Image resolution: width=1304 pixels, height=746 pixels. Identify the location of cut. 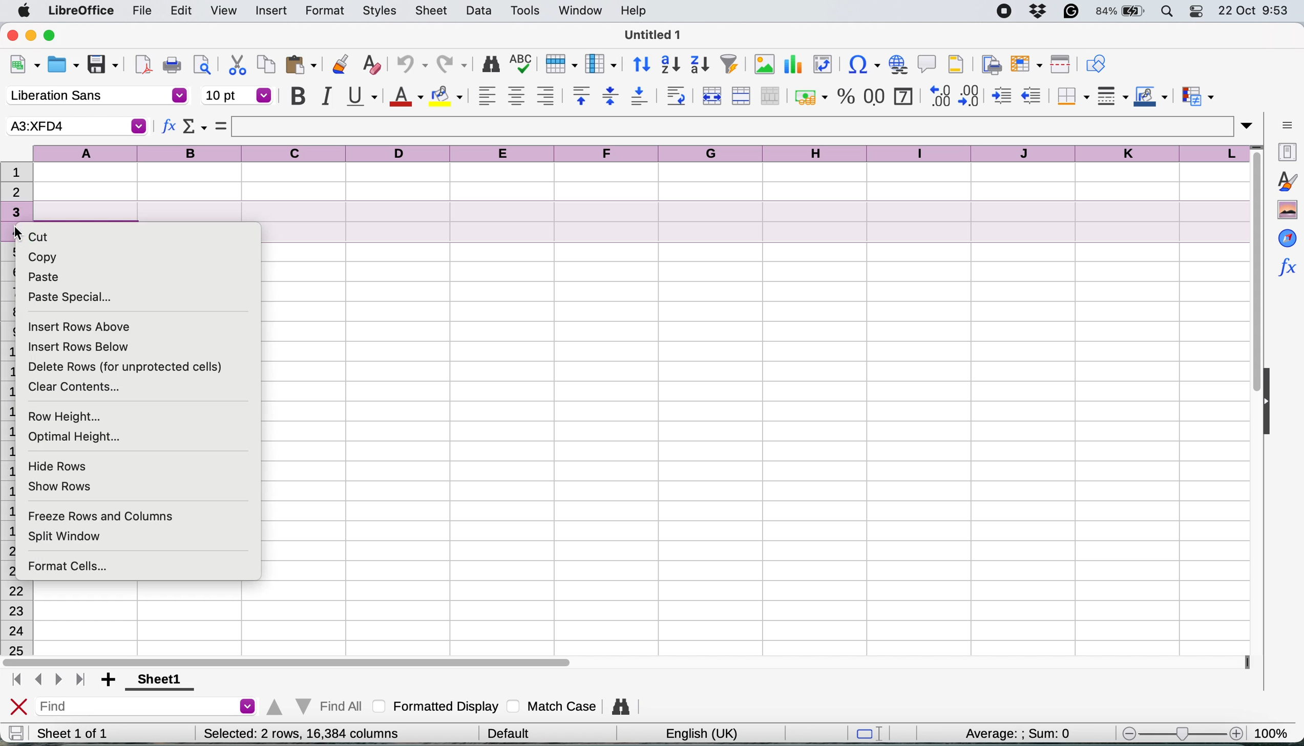
(238, 64).